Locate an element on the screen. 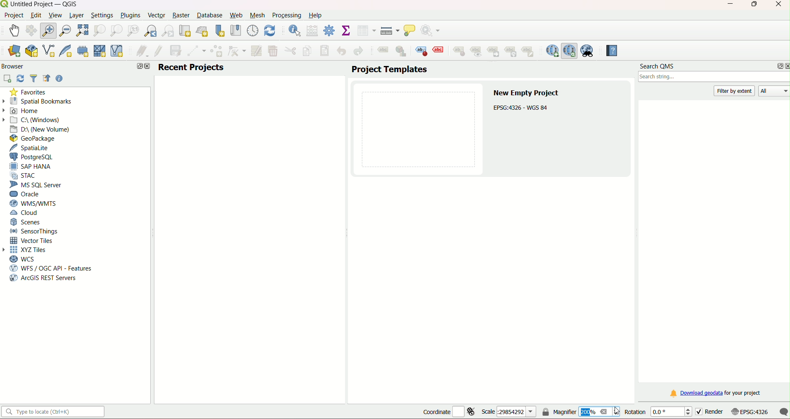 The image size is (790, 419). zoom full is located at coordinates (83, 30).